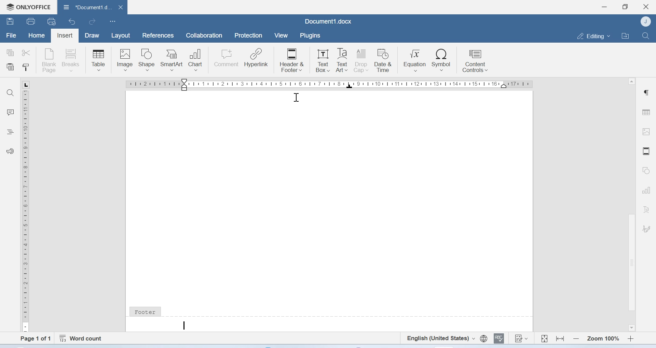 This screenshot has width=656, height=348. I want to click on Track changes, so click(522, 339).